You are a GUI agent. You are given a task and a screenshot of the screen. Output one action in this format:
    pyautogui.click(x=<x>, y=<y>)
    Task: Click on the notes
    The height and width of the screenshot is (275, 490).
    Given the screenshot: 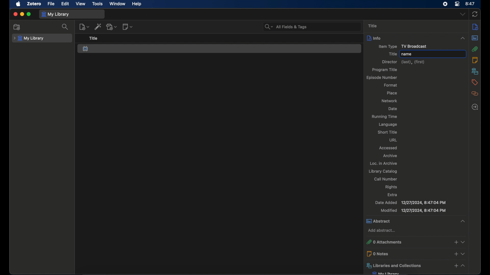 What is the action you would take?
    pyautogui.click(x=475, y=60)
    